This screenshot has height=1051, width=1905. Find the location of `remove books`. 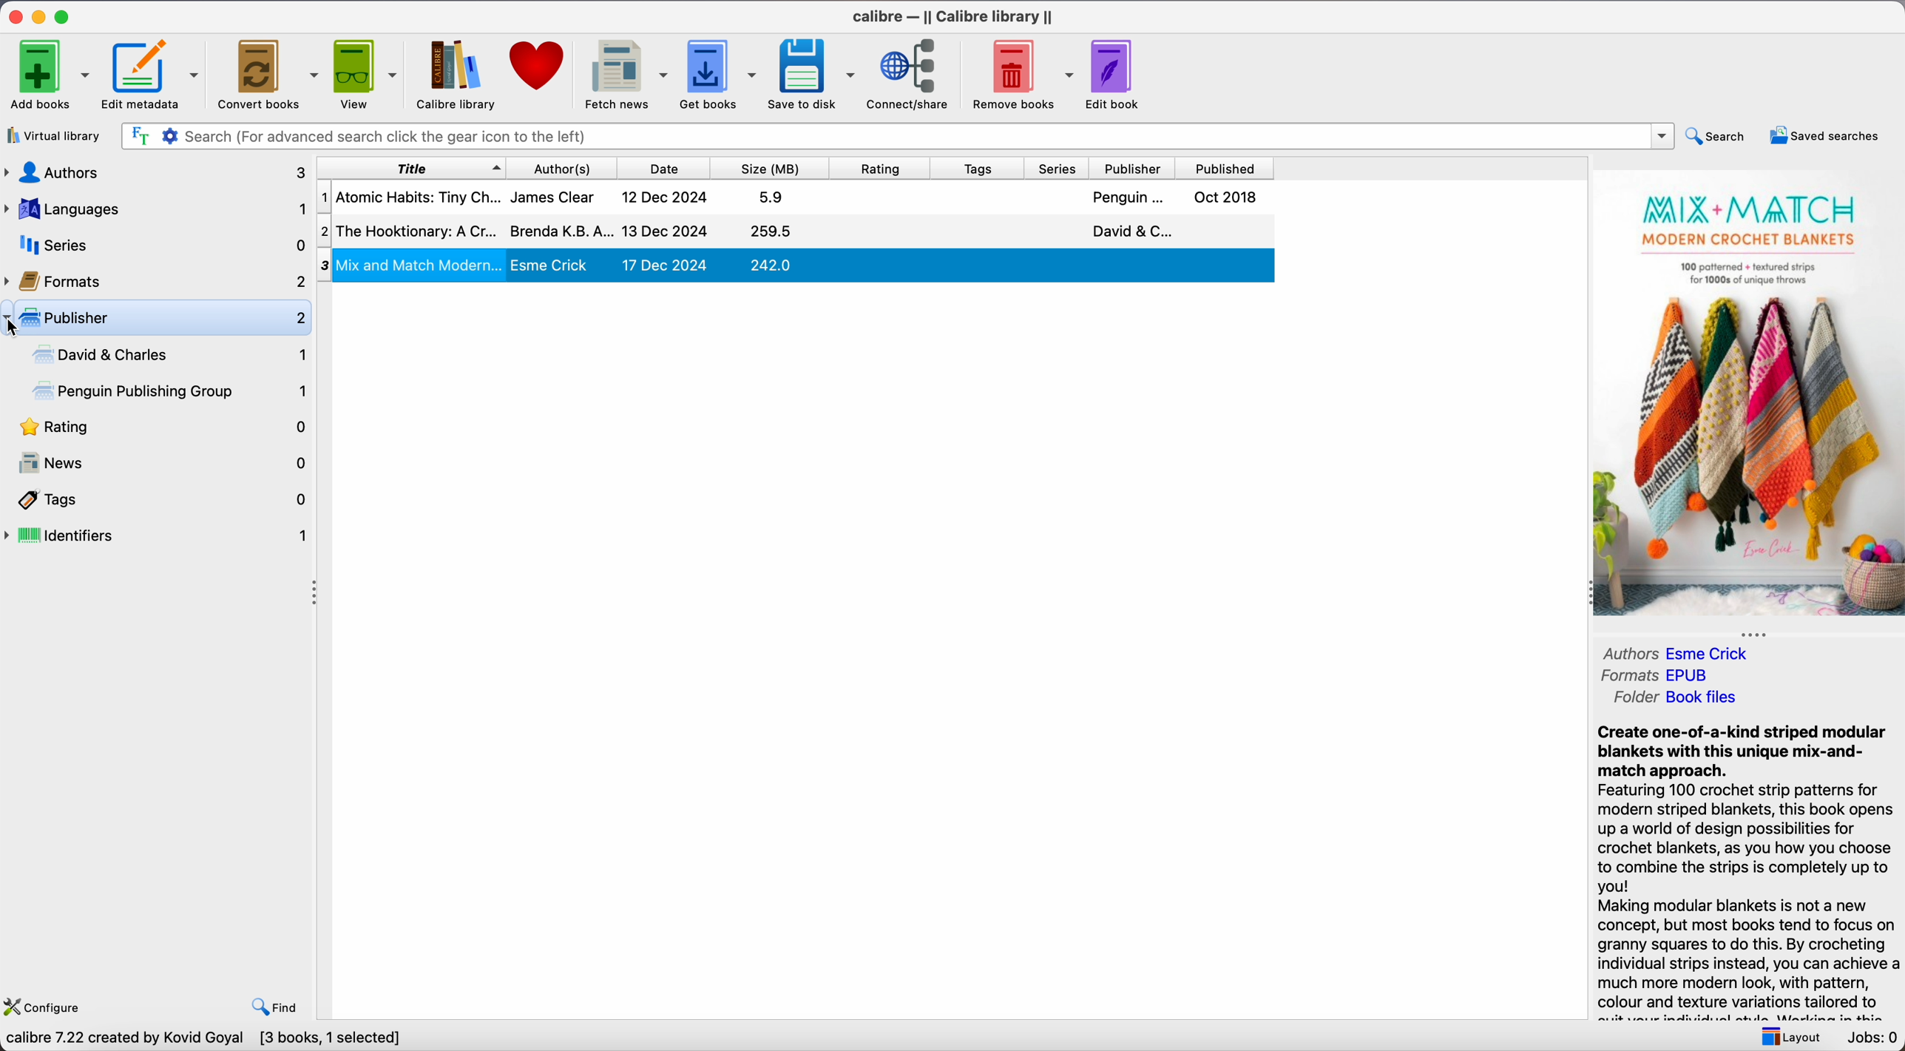

remove books is located at coordinates (1021, 77).